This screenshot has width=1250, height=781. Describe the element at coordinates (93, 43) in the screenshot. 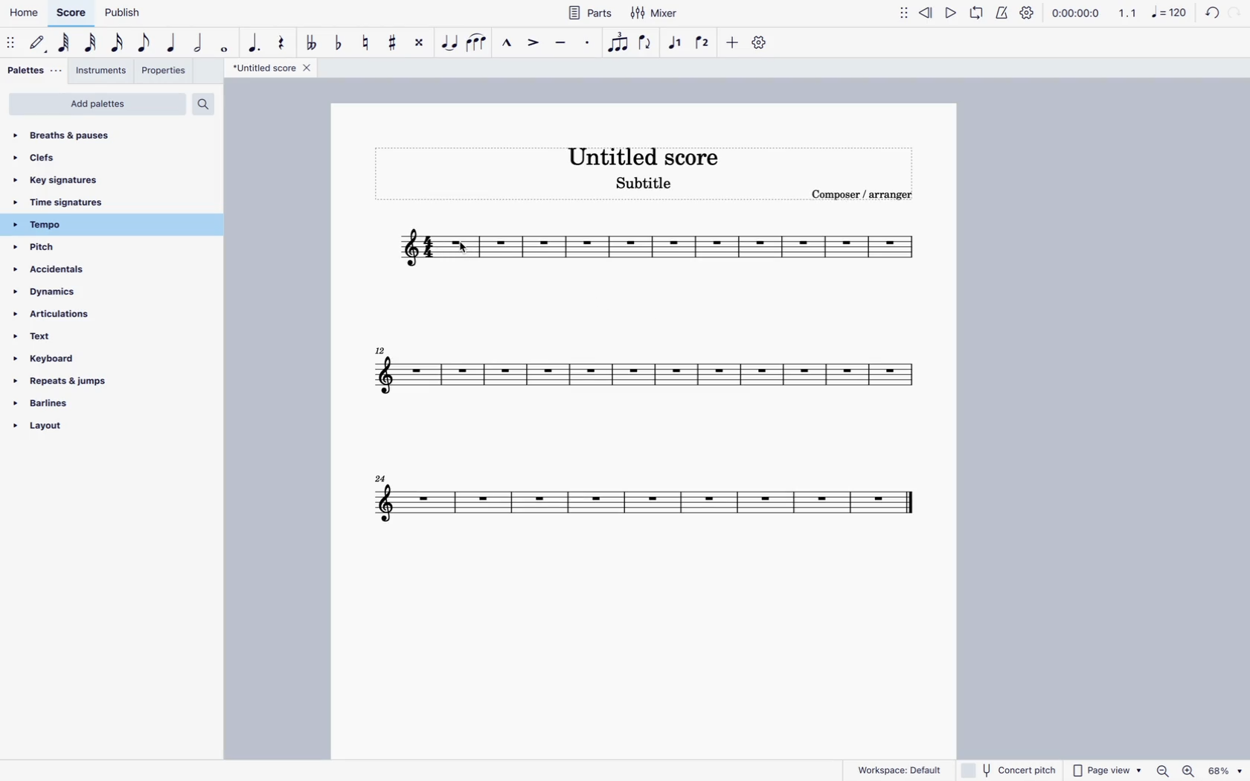

I see `32nd note` at that location.